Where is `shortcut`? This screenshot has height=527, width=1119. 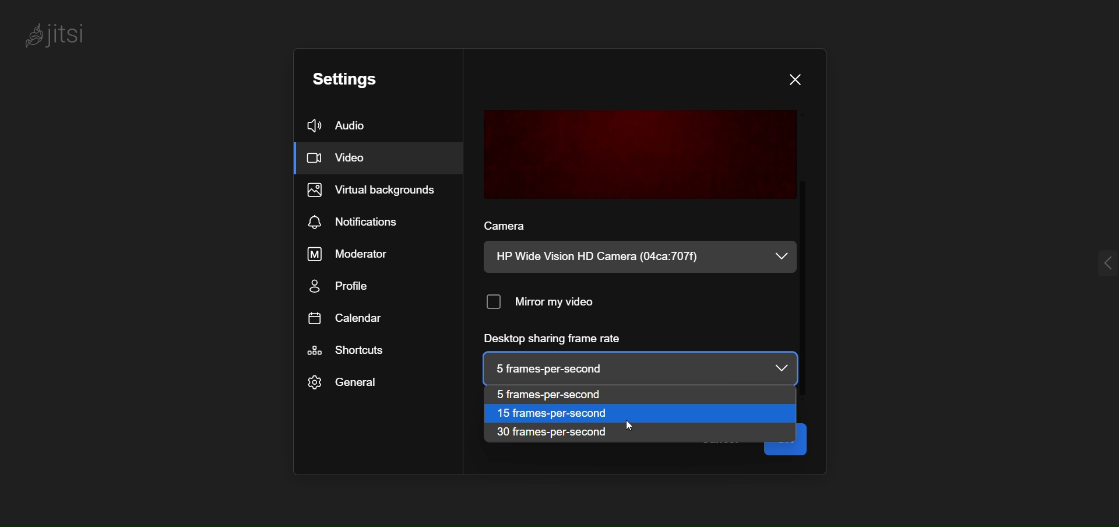 shortcut is located at coordinates (349, 351).